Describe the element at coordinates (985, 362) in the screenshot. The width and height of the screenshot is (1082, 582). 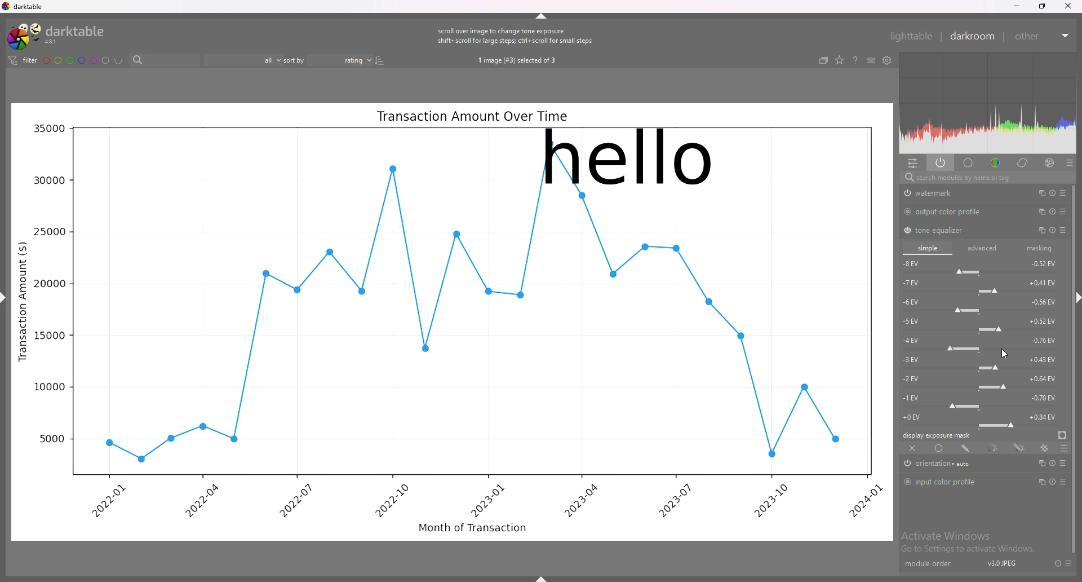
I see `-3 EV force` at that location.